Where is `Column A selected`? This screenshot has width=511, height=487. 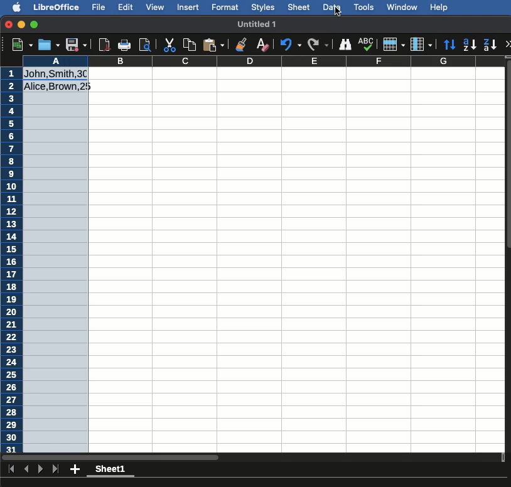 Column A selected is located at coordinates (55, 254).